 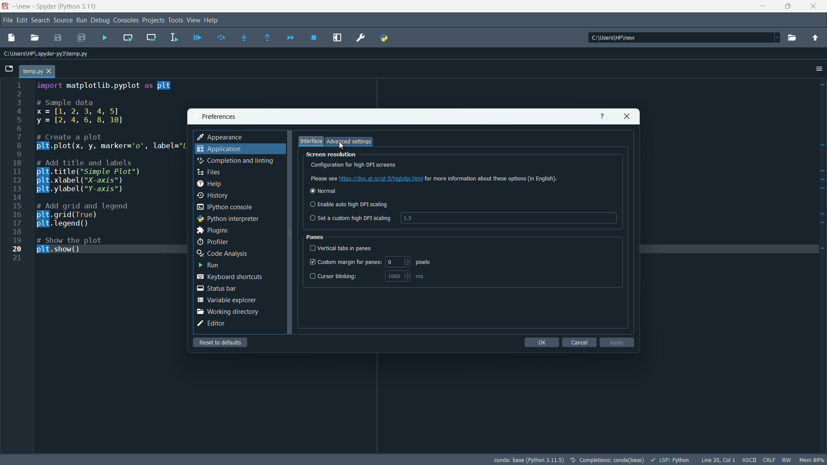 What do you see at coordinates (63, 20) in the screenshot?
I see `source` at bounding box center [63, 20].